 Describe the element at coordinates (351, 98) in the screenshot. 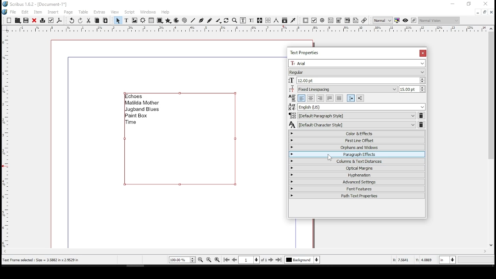

I see `left to right paragraph` at that location.